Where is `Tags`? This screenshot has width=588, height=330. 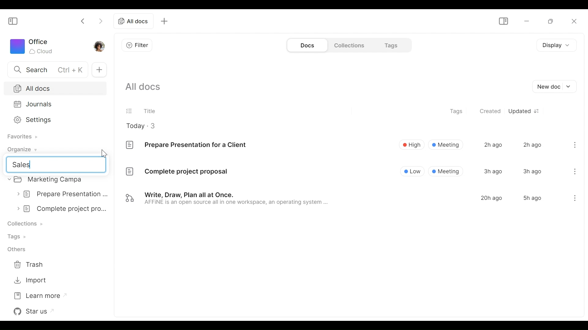 Tags is located at coordinates (19, 237).